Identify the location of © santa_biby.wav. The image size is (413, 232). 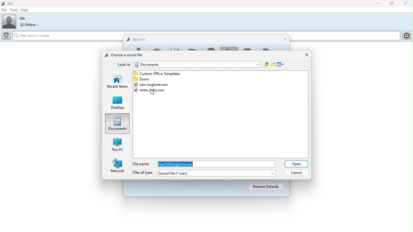
(154, 90).